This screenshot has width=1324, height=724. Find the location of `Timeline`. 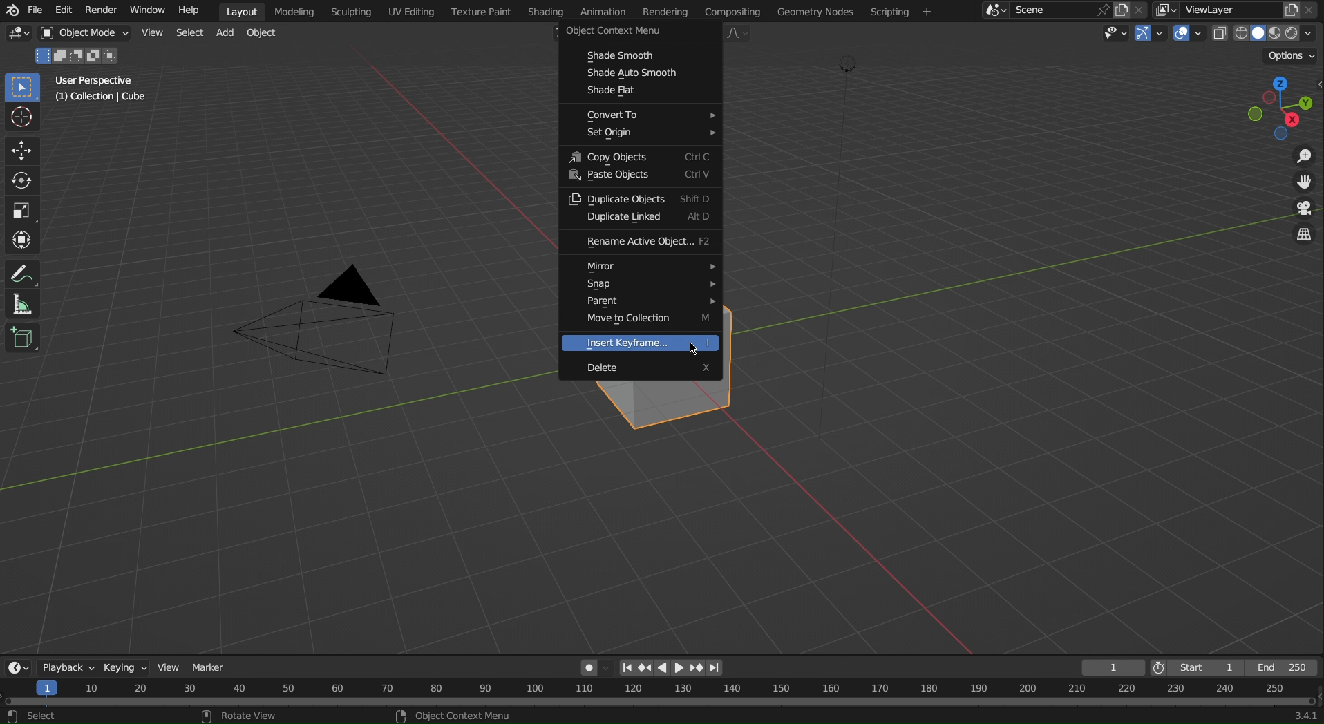

Timeline is located at coordinates (658, 693).